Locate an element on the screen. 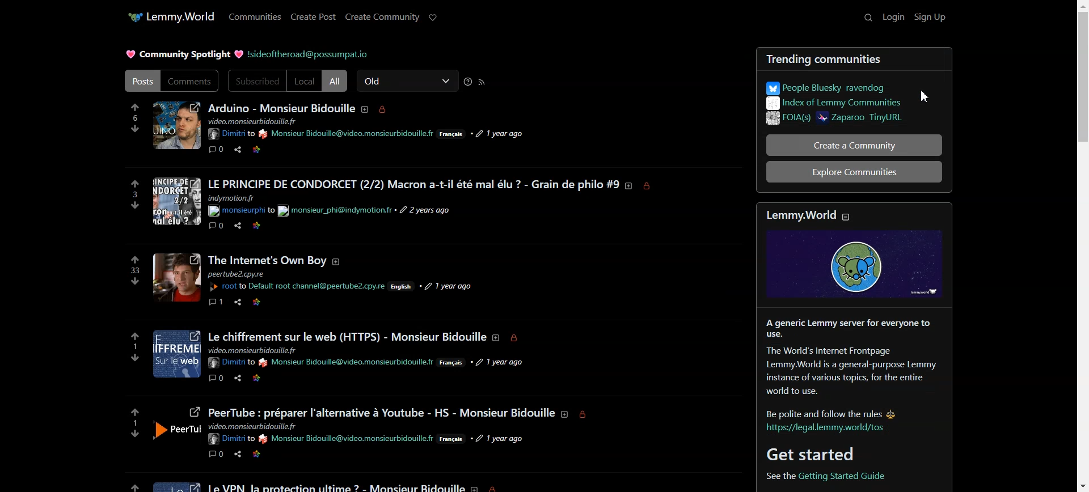 The height and width of the screenshot is (492, 1089). text is located at coordinates (237, 198).